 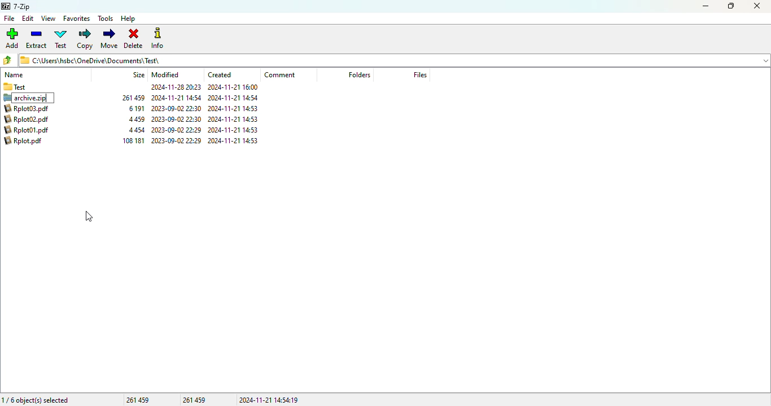 I want to click on 106 181, so click(x=134, y=141).